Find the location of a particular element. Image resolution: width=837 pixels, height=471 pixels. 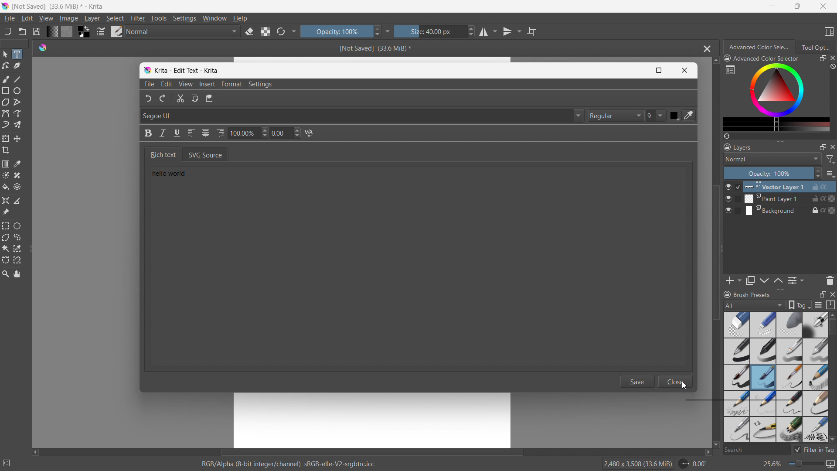

advanced color selector is located at coordinates (762, 58).